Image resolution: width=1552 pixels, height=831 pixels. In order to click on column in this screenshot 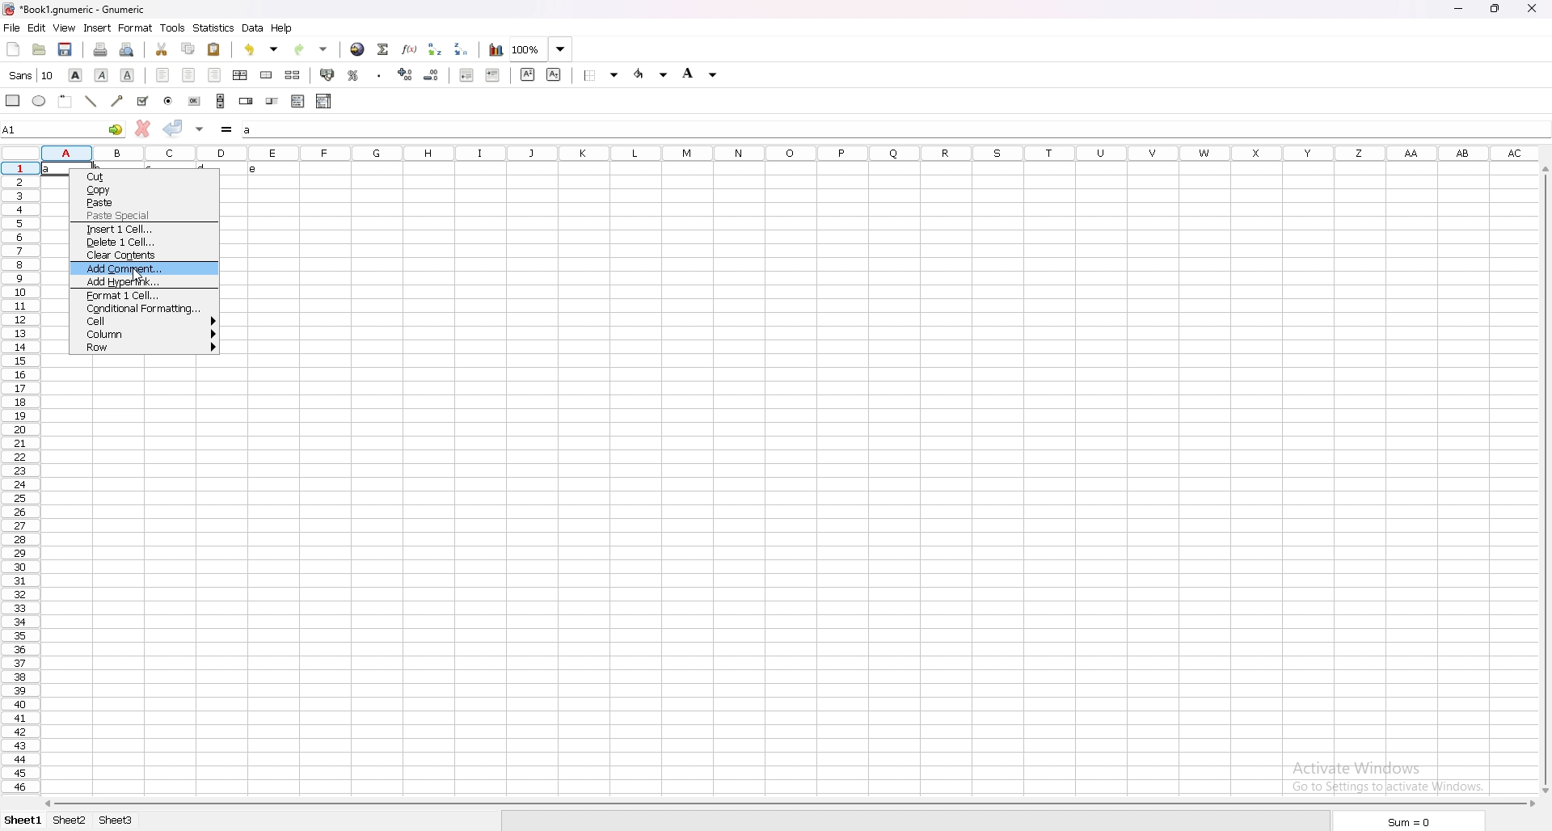, I will do `click(145, 335)`.